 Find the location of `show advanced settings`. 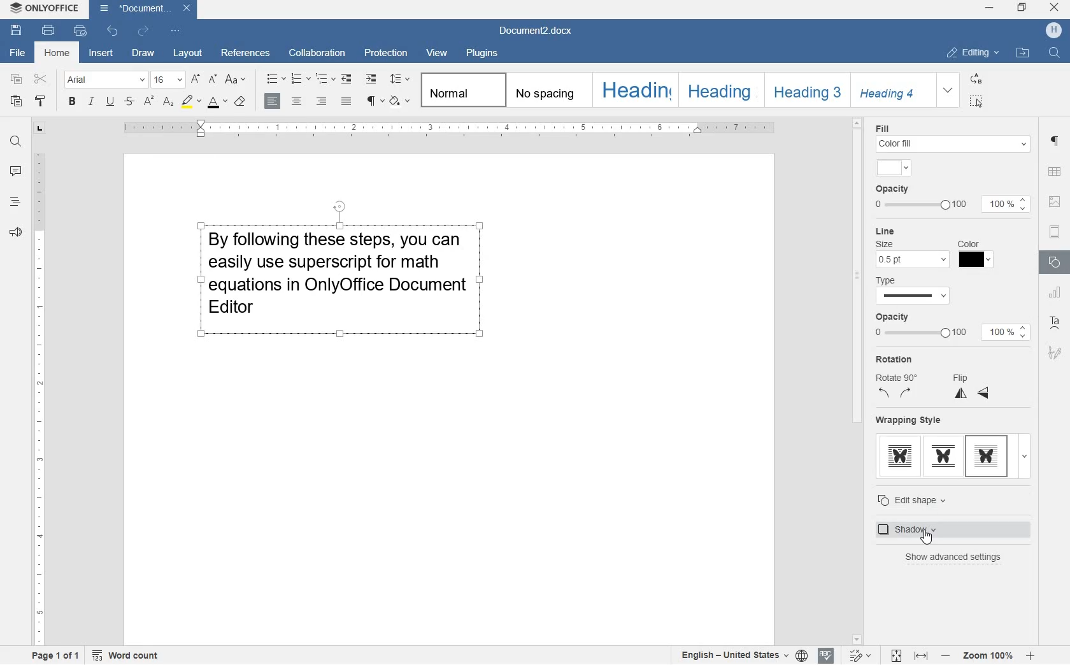

show advanced settings is located at coordinates (957, 559).